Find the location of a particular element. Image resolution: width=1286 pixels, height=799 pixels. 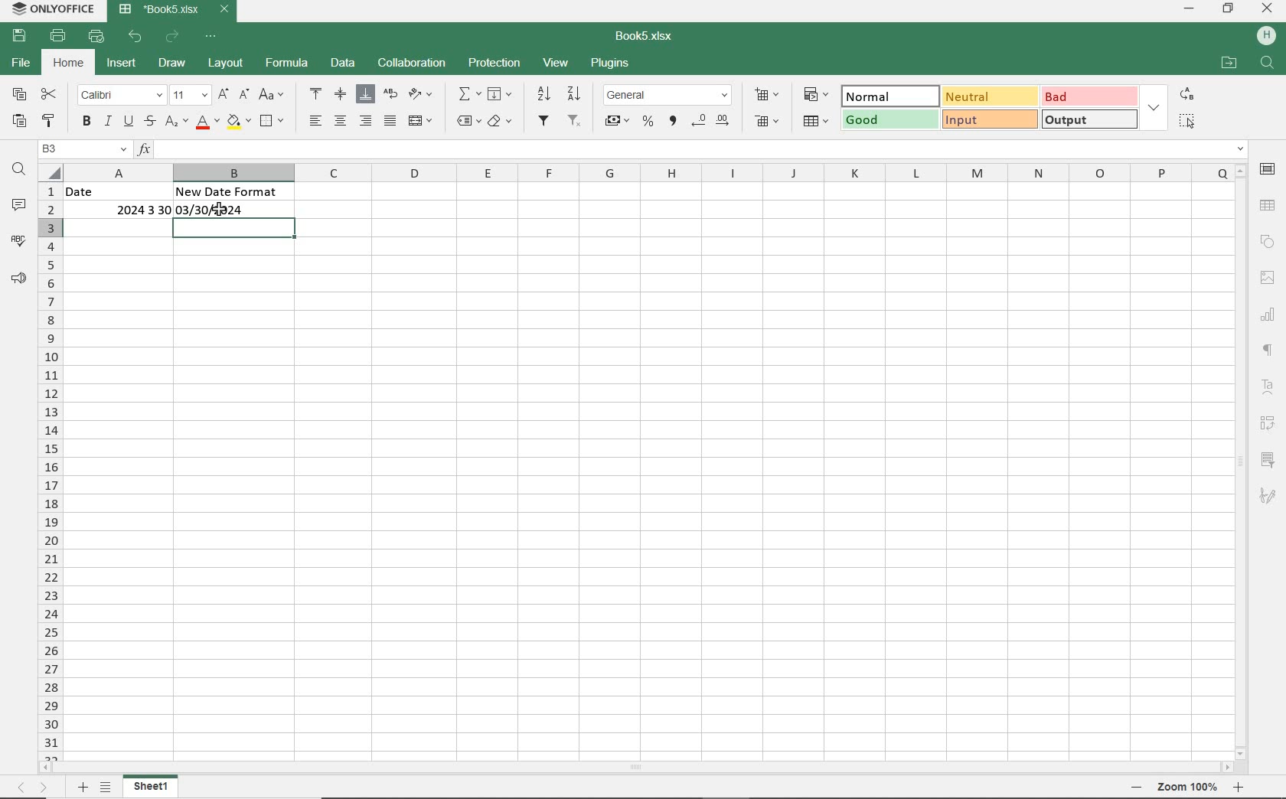

WRAP TEXT is located at coordinates (390, 94).